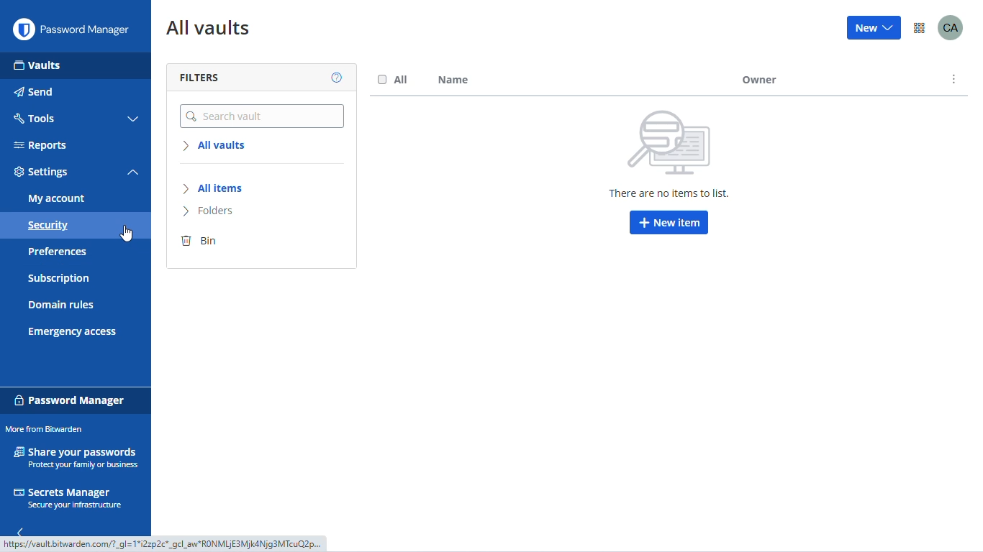  Describe the element at coordinates (199, 241) in the screenshot. I see `bin` at that location.